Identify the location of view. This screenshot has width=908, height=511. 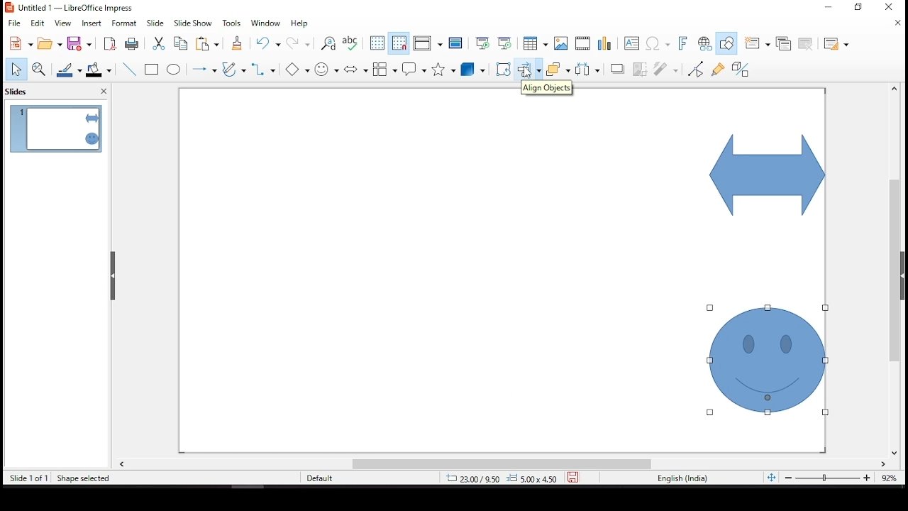
(65, 24).